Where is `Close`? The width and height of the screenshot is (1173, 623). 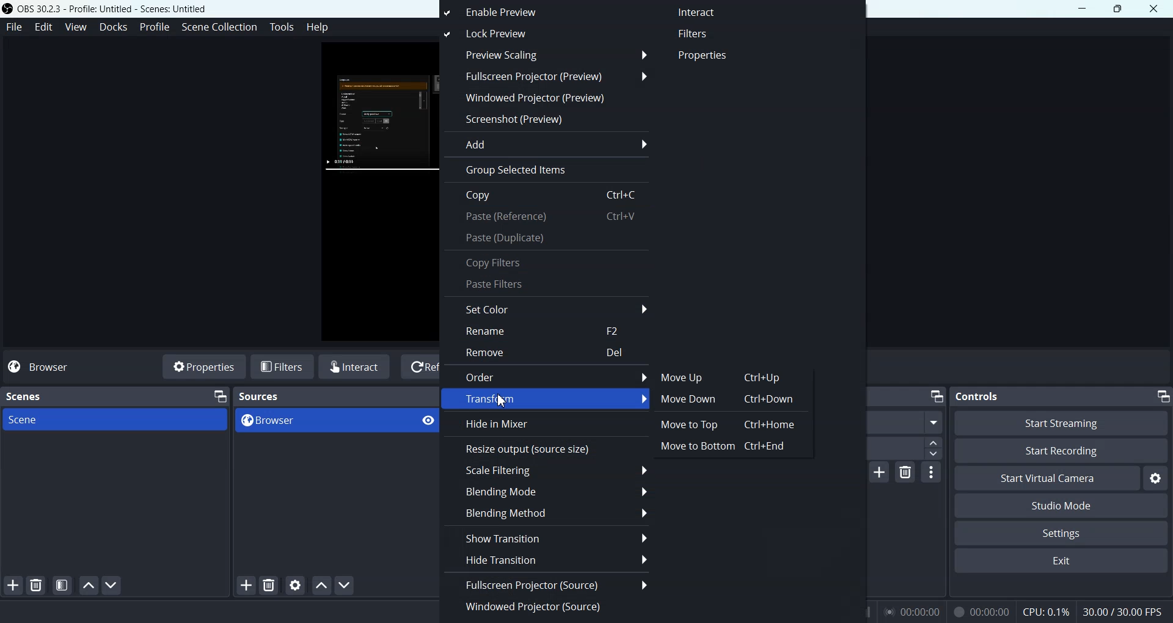
Close is located at coordinates (1154, 8).